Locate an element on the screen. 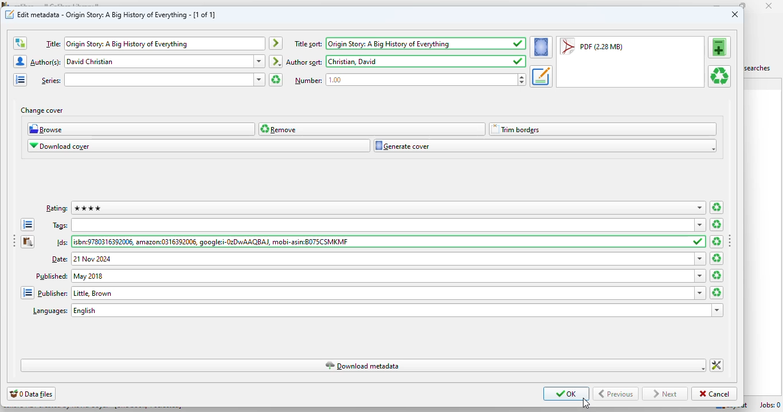 The image size is (783, 412). text is located at coordinates (50, 312).